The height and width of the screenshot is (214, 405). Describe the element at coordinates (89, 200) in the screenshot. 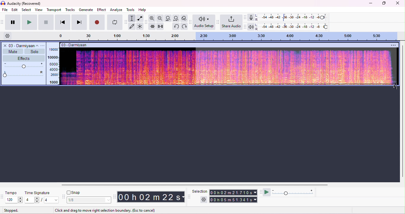

I see `select snap` at that location.